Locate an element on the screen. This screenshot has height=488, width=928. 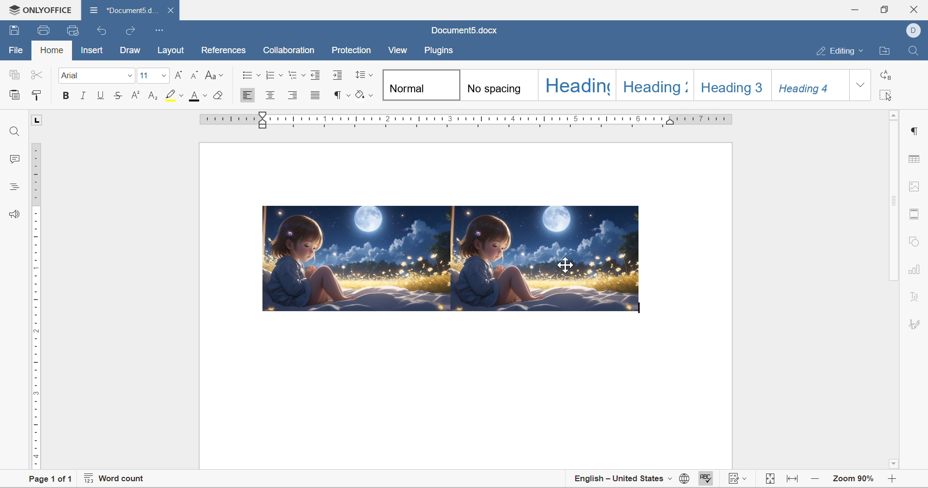
L is located at coordinates (36, 119).